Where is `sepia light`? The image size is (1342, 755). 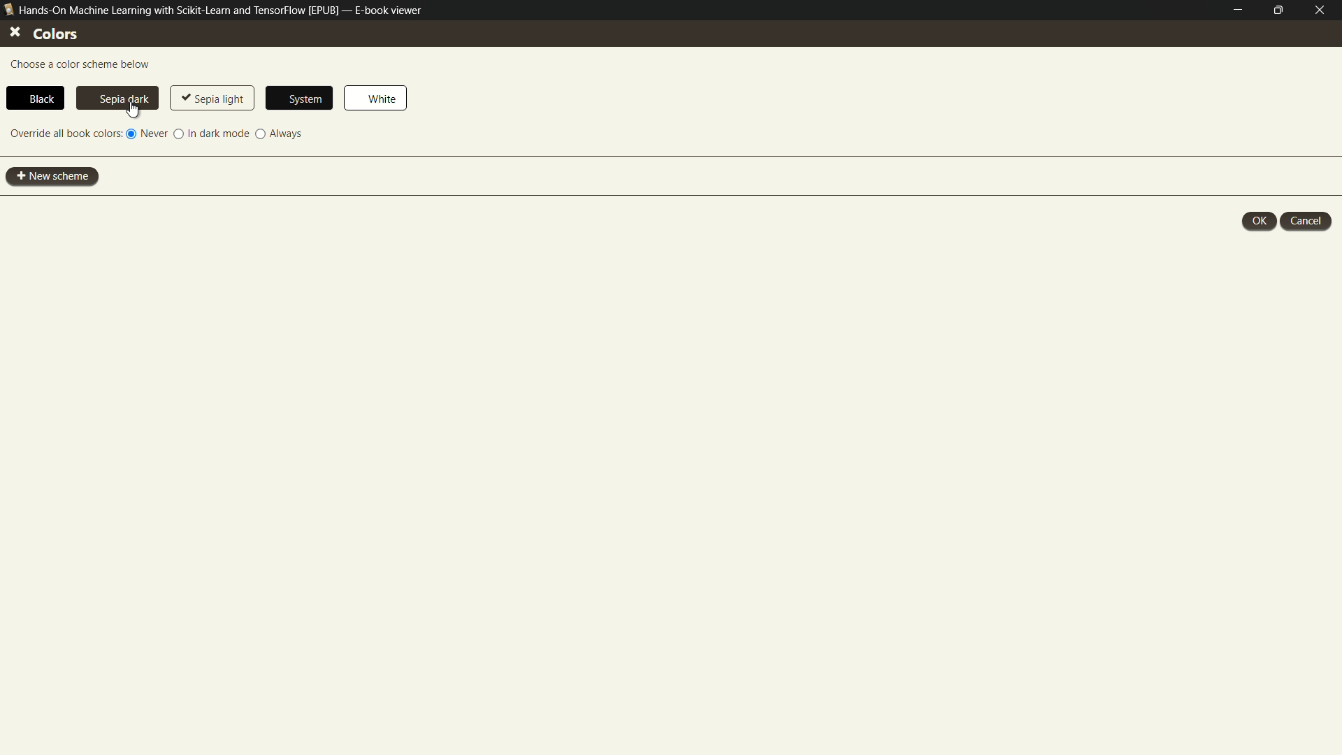
sepia light is located at coordinates (213, 98).